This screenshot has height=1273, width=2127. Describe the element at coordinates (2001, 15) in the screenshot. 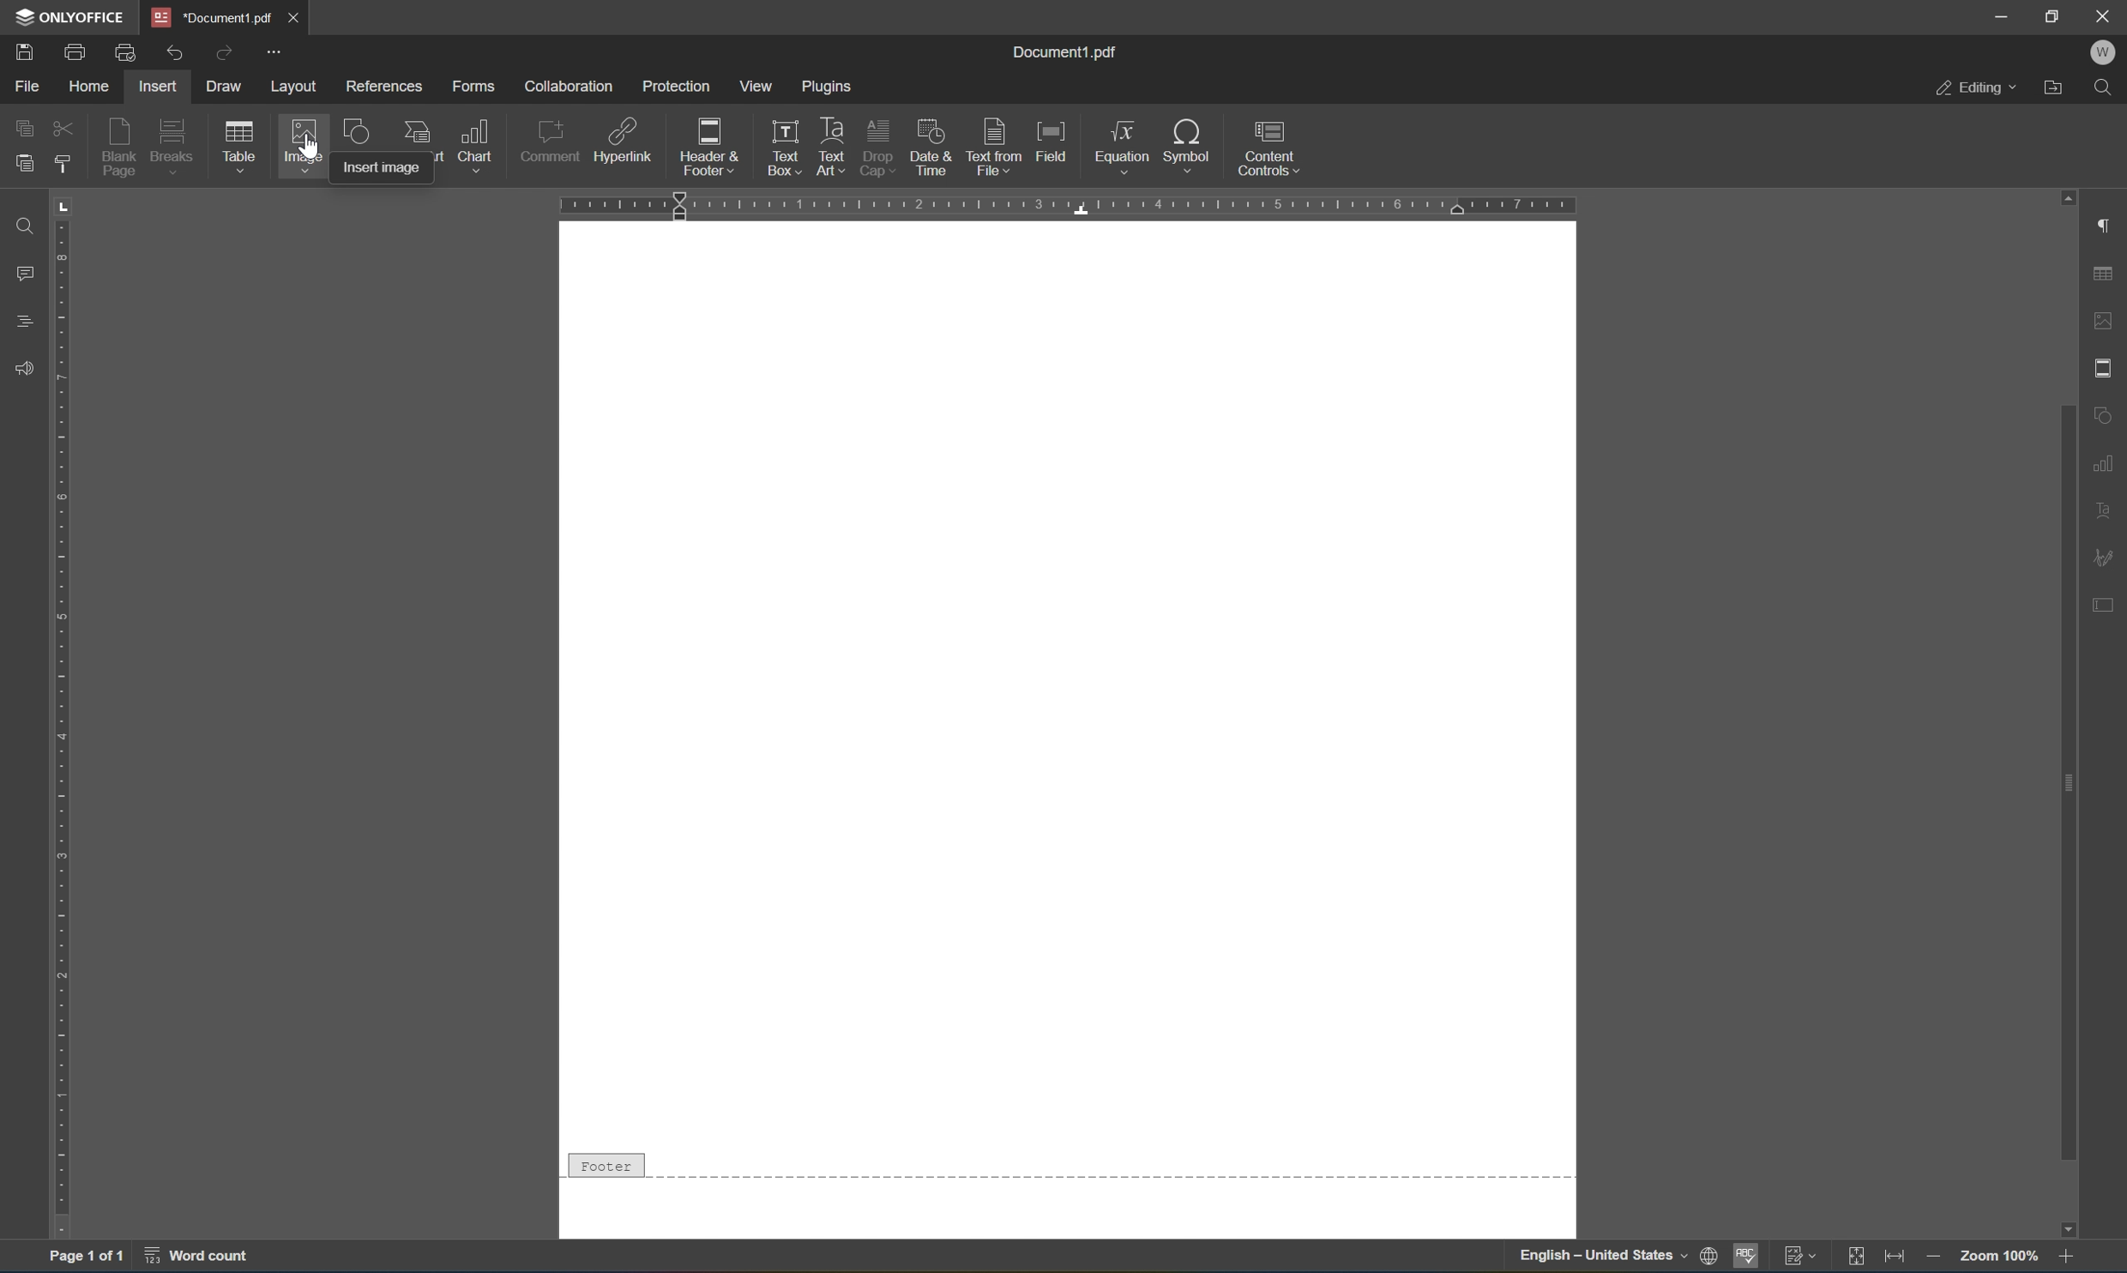

I see `minimize` at that location.